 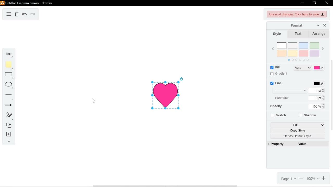 What do you see at coordinates (324, 178) in the screenshot?
I see `zoom in` at bounding box center [324, 178].